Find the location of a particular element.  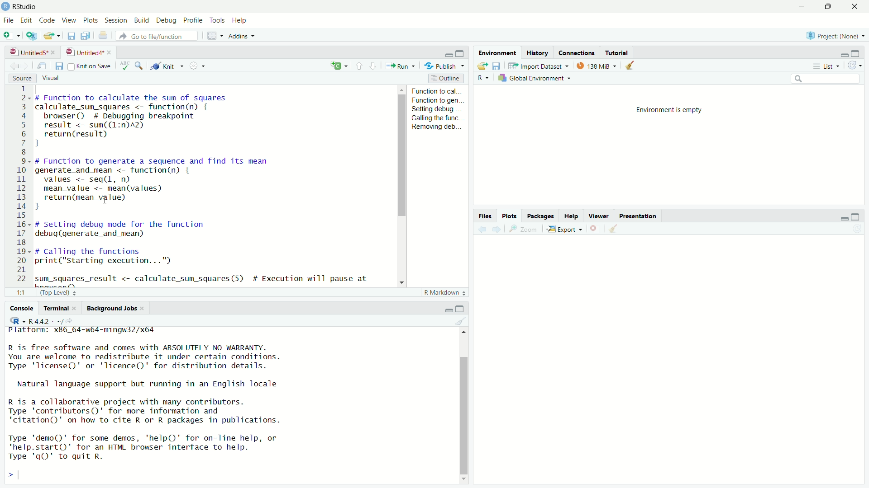

history is located at coordinates (536, 51).